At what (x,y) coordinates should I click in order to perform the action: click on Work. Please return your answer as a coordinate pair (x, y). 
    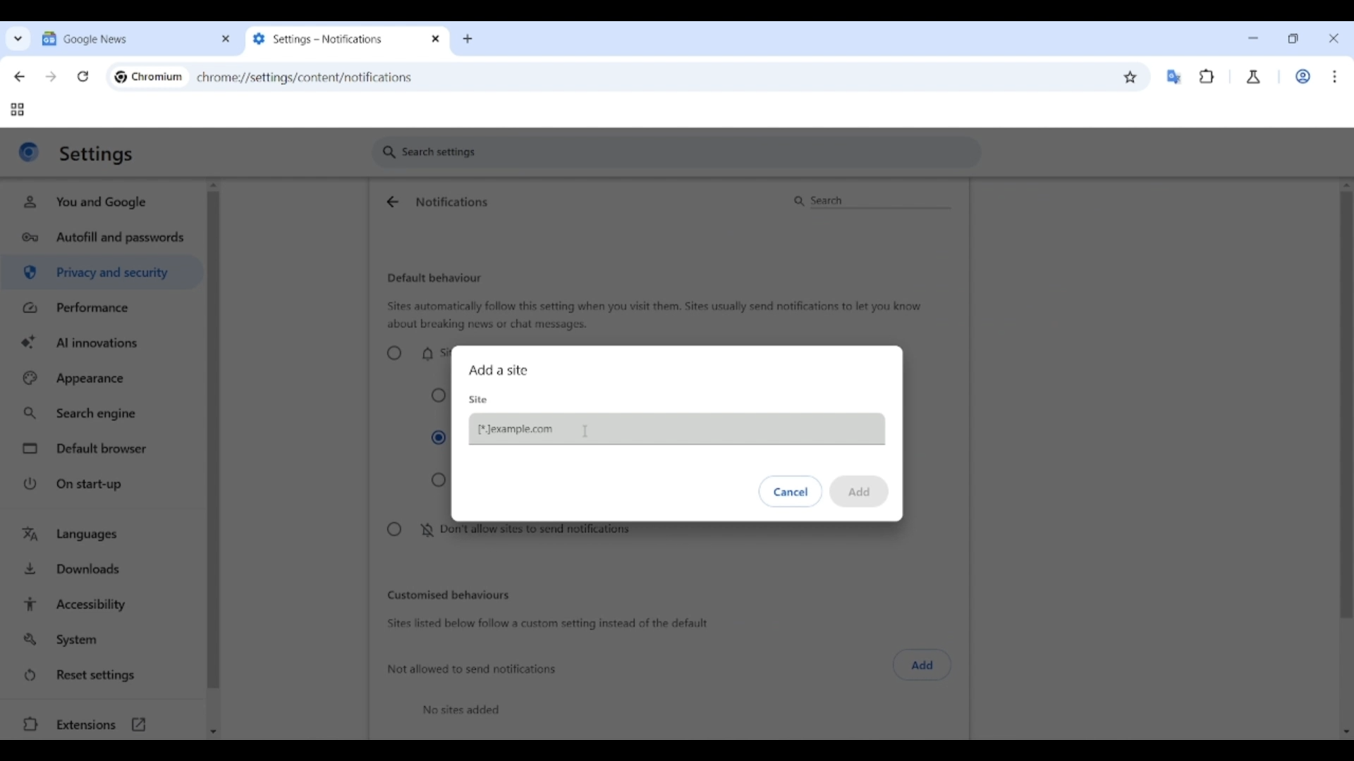
    Looking at the image, I should click on (1303, 76).